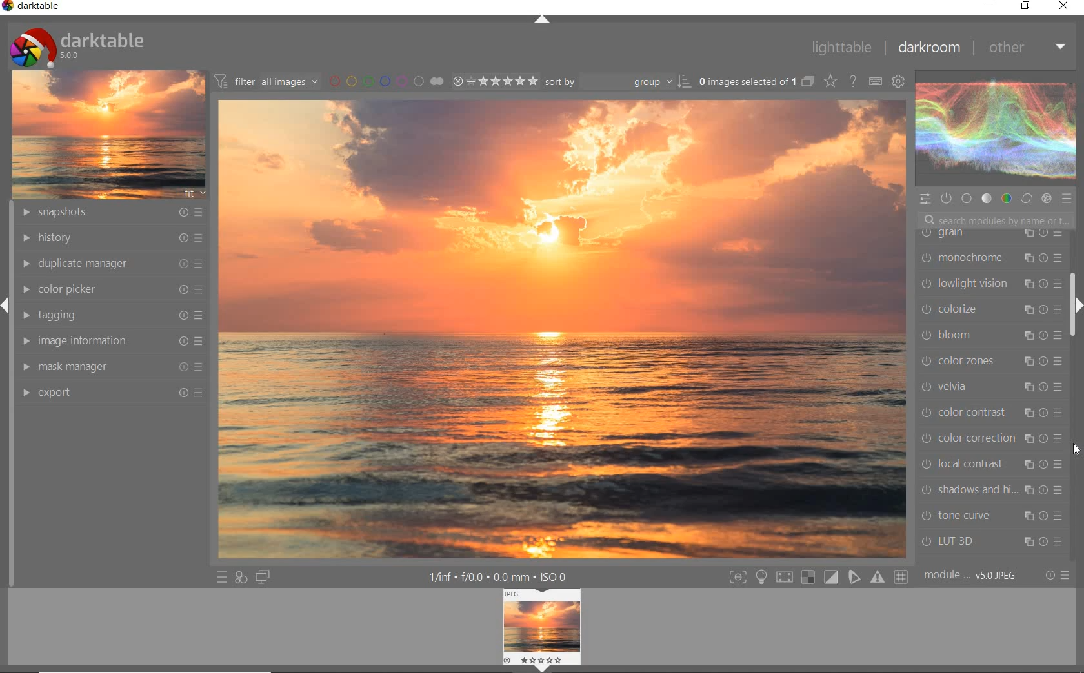 This screenshot has height=673, width=1084. What do you see at coordinates (263, 578) in the screenshot?
I see `DISPLAY A SECOND DARKROOM IMAGE WINDOW` at bounding box center [263, 578].